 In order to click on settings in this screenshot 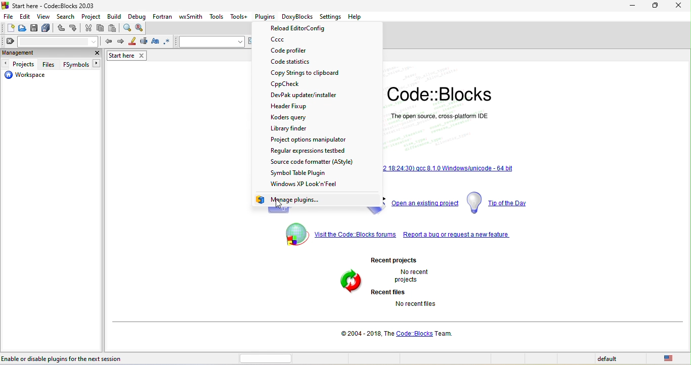, I will do `click(331, 17)`.